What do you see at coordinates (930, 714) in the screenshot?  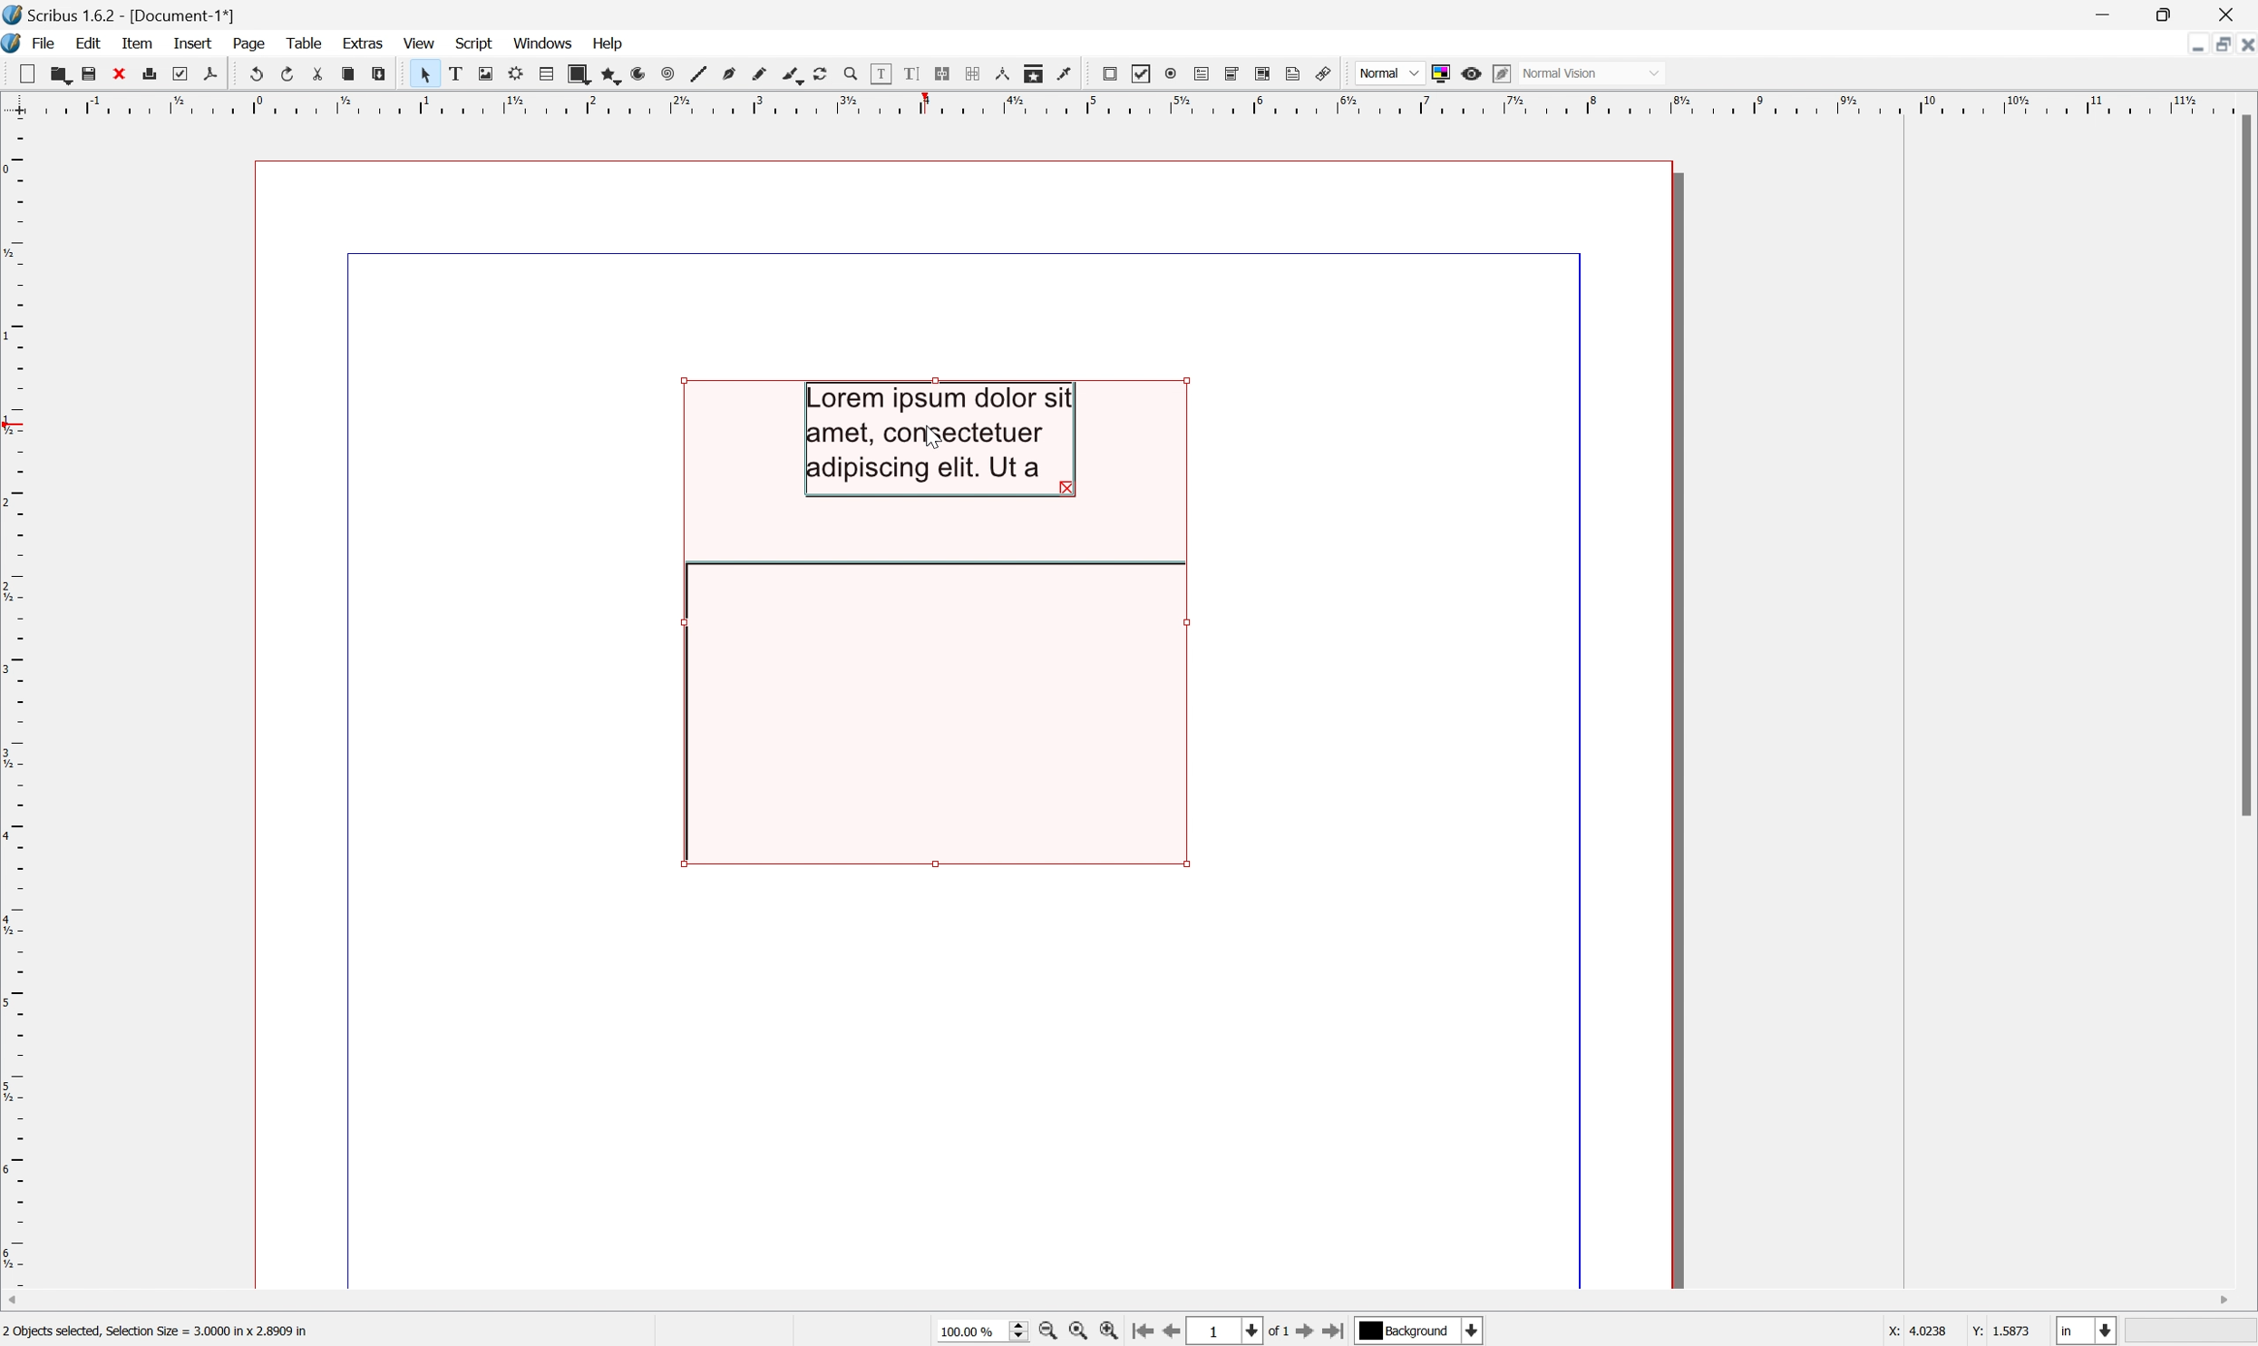 I see `Rotate item` at bounding box center [930, 714].